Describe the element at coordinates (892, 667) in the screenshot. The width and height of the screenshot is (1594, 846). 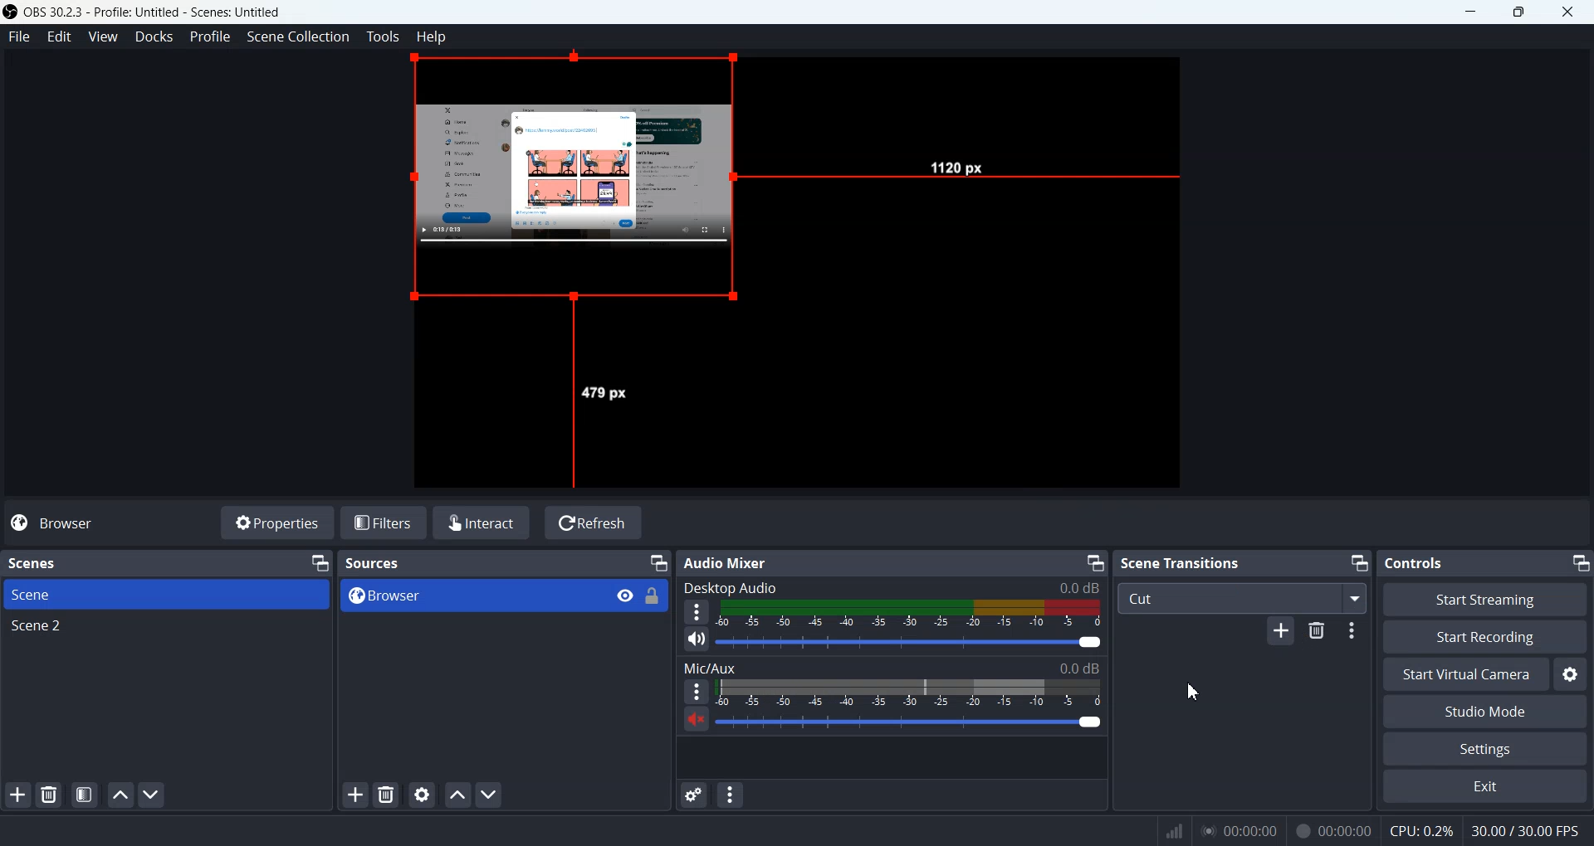
I see `Text` at that location.